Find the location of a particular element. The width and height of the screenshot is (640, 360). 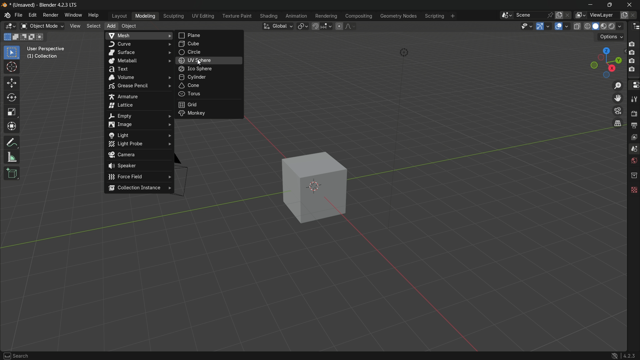

geometry nodes menu is located at coordinates (399, 16).